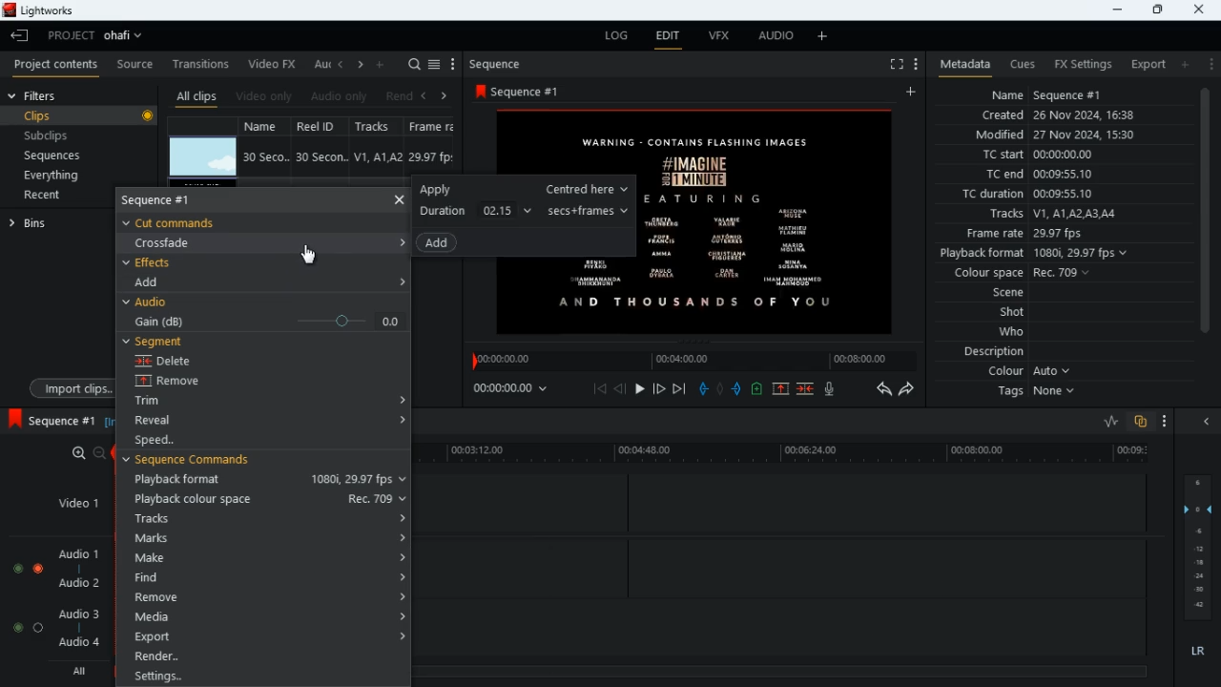 The width and height of the screenshot is (1221, 687). I want to click on mic, so click(831, 388).